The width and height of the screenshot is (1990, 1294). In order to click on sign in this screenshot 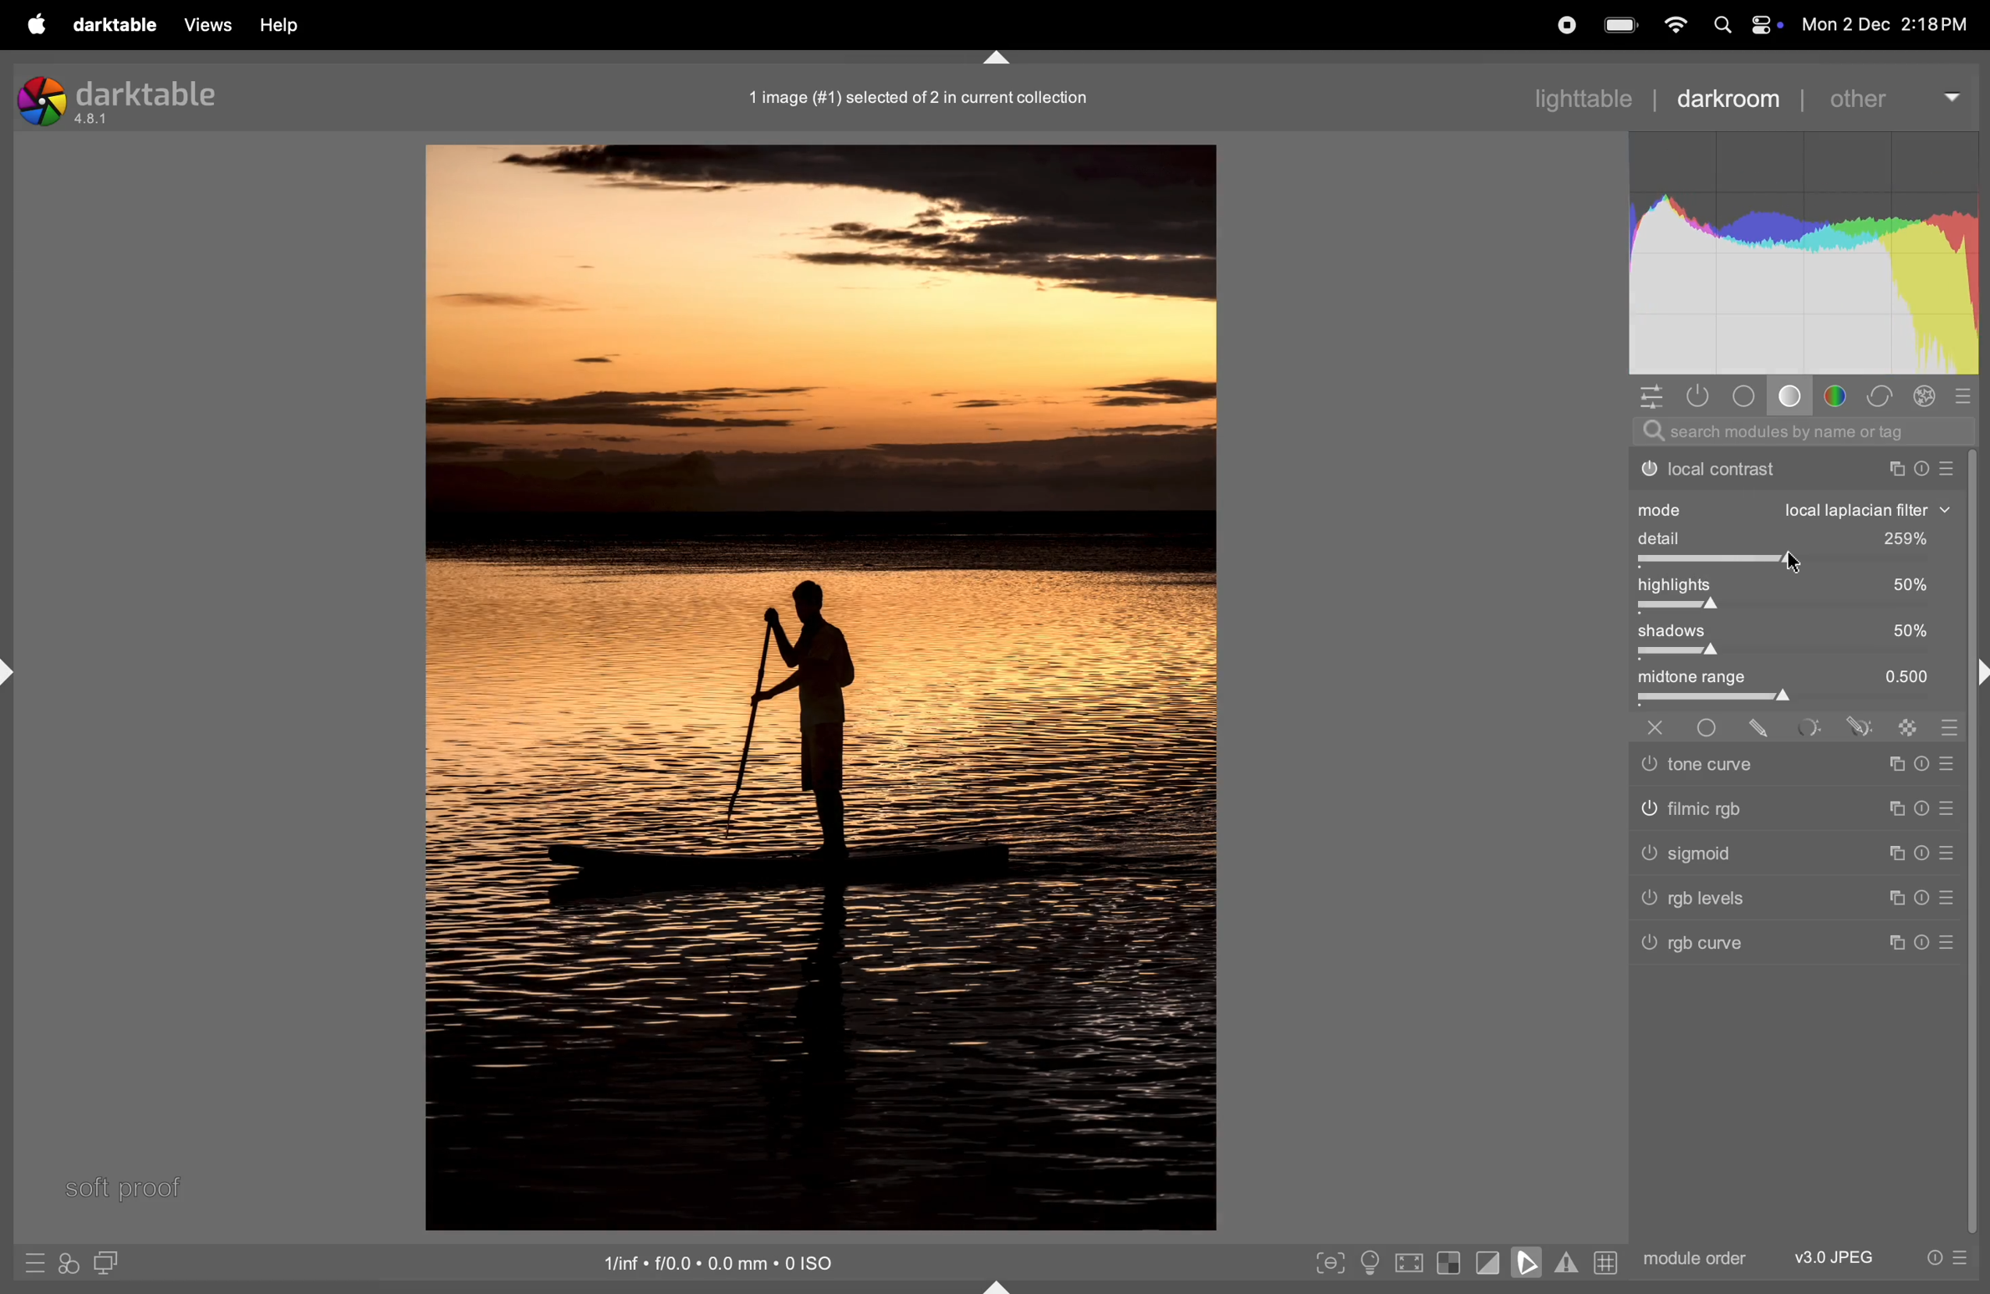, I will do `click(1950, 731)`.